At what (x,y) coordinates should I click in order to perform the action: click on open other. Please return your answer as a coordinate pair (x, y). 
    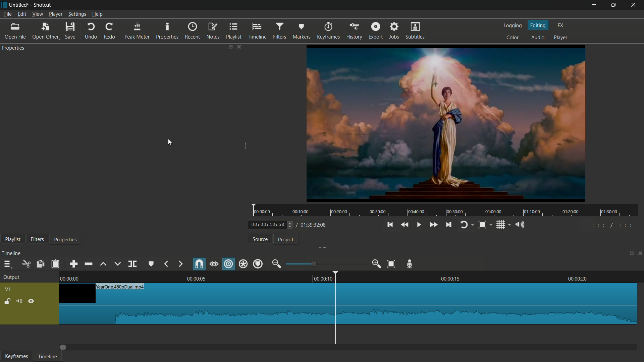
    Looking at the image, I should click on (45, 30).